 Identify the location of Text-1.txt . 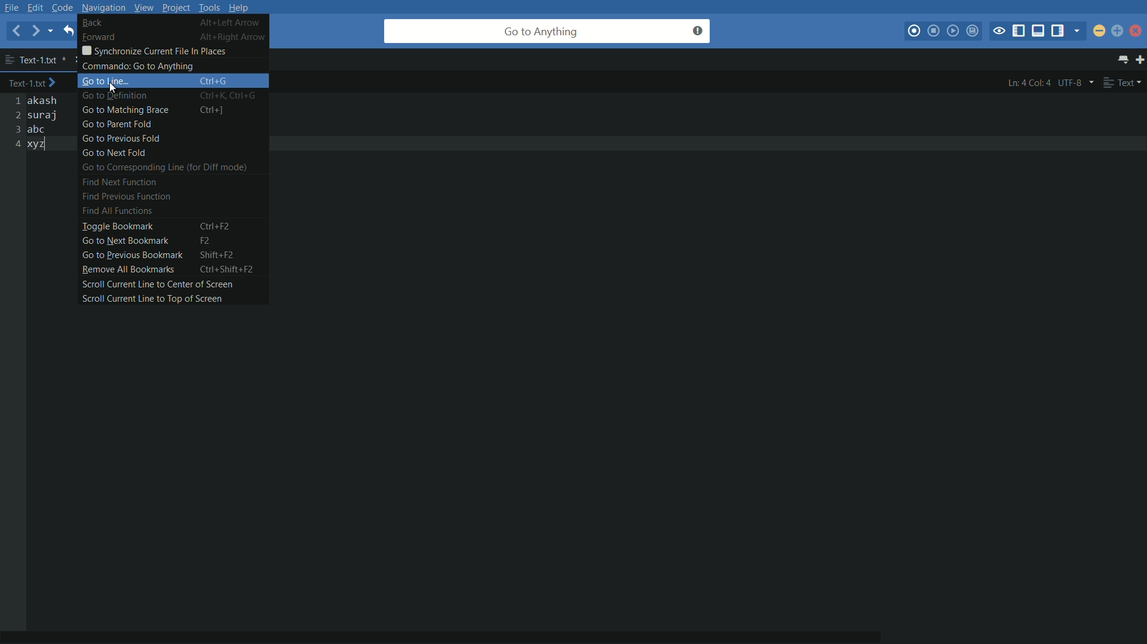
(36, 84).